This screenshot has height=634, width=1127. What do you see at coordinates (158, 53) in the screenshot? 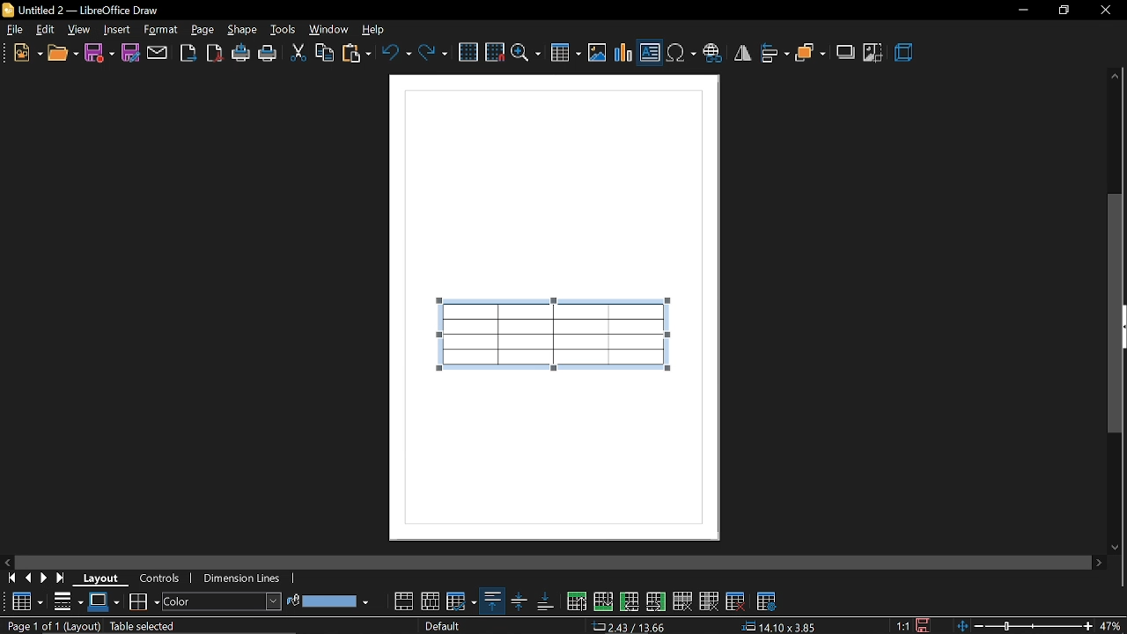
I see `attach` at bounding box center [158, 53].